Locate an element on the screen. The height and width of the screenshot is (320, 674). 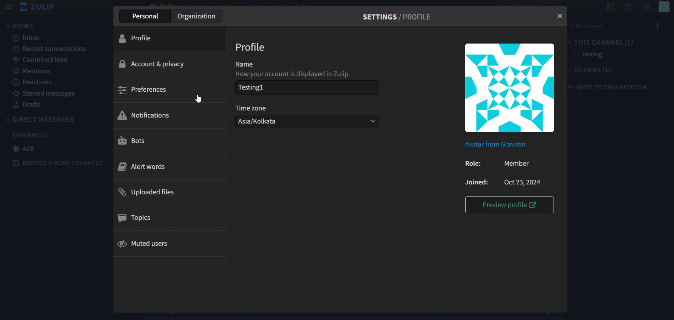
cursor is located at coordinates (200, 99).